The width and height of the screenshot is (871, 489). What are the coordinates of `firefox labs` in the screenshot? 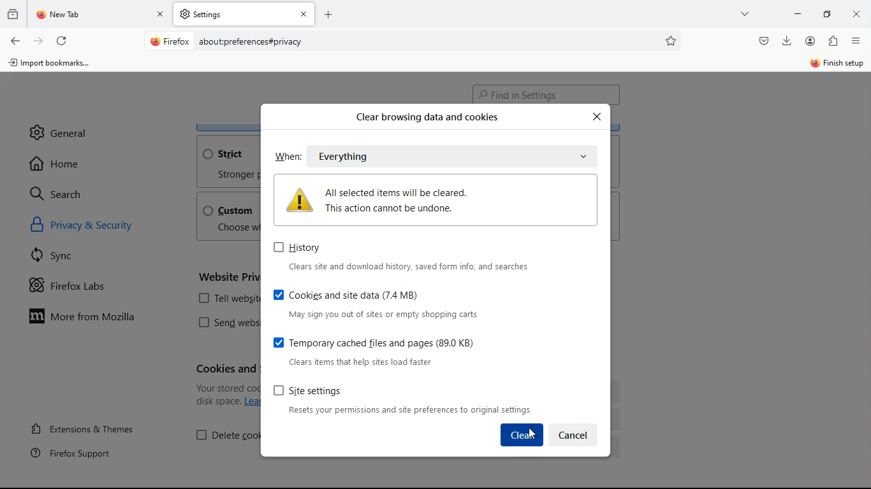 It's located at (80, 288).